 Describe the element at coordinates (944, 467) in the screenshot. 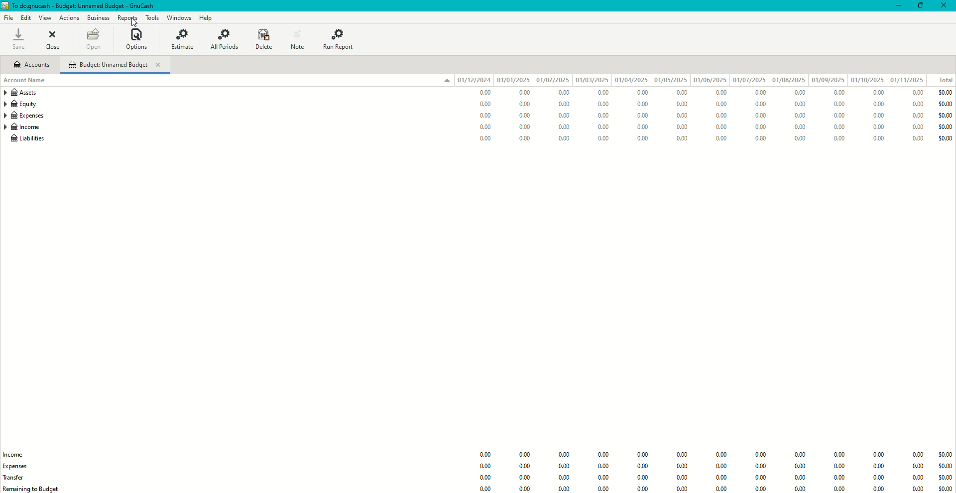

I see `$0.00` at that location.